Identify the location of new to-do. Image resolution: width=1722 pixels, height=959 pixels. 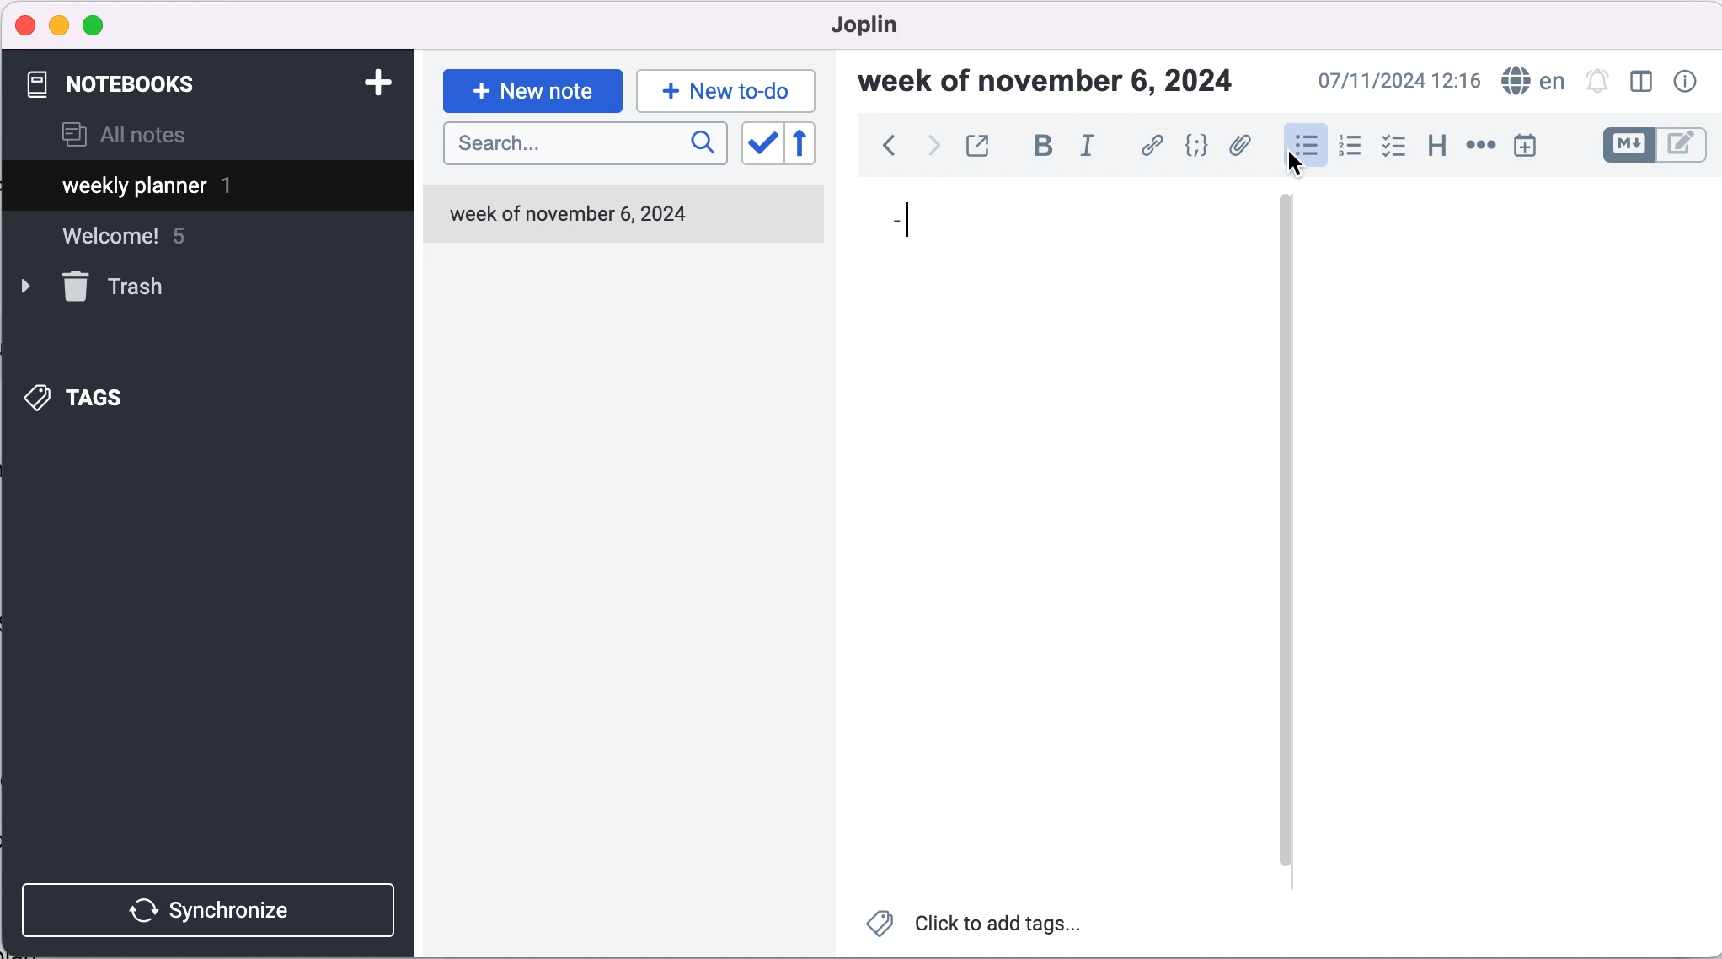
(723, 90).